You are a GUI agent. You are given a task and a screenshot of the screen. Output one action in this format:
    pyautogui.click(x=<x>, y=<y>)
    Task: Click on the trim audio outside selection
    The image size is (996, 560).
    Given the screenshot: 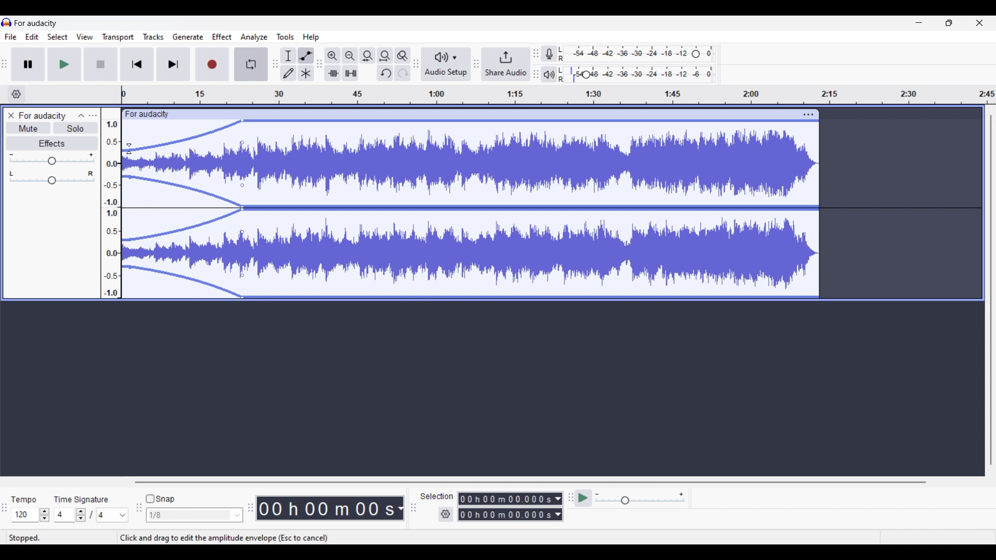 What is the action you would take?
    pyautogui.click(x=333, y=73)
    